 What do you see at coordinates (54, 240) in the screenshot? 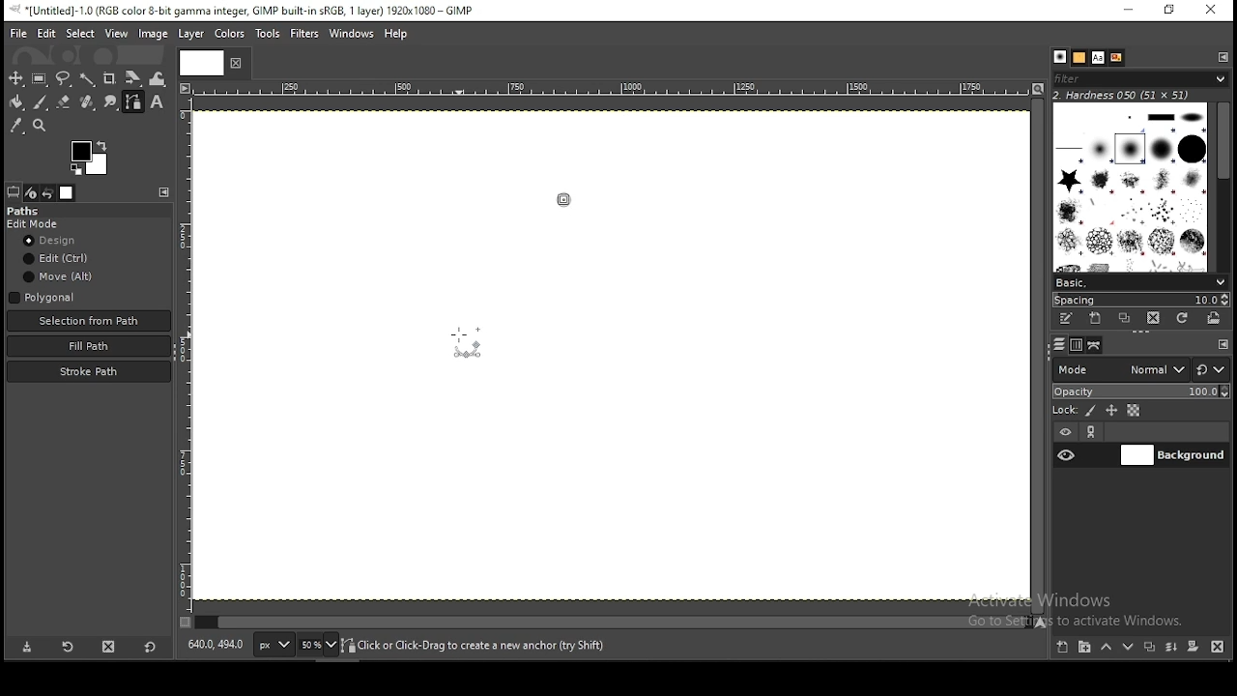
I see `design` at bounding box center [54, 240].